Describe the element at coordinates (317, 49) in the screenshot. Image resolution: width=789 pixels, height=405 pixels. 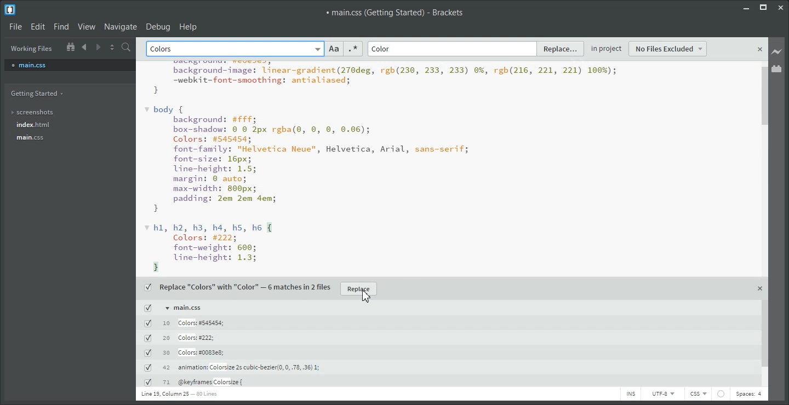
I see `dropdown` at that location.